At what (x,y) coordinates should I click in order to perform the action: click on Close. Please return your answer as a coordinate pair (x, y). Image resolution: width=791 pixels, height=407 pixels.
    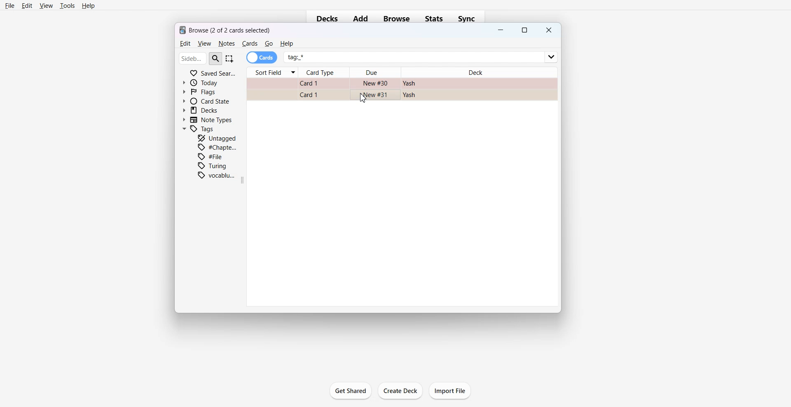
    Looking at the image, I should click on (548, 30).